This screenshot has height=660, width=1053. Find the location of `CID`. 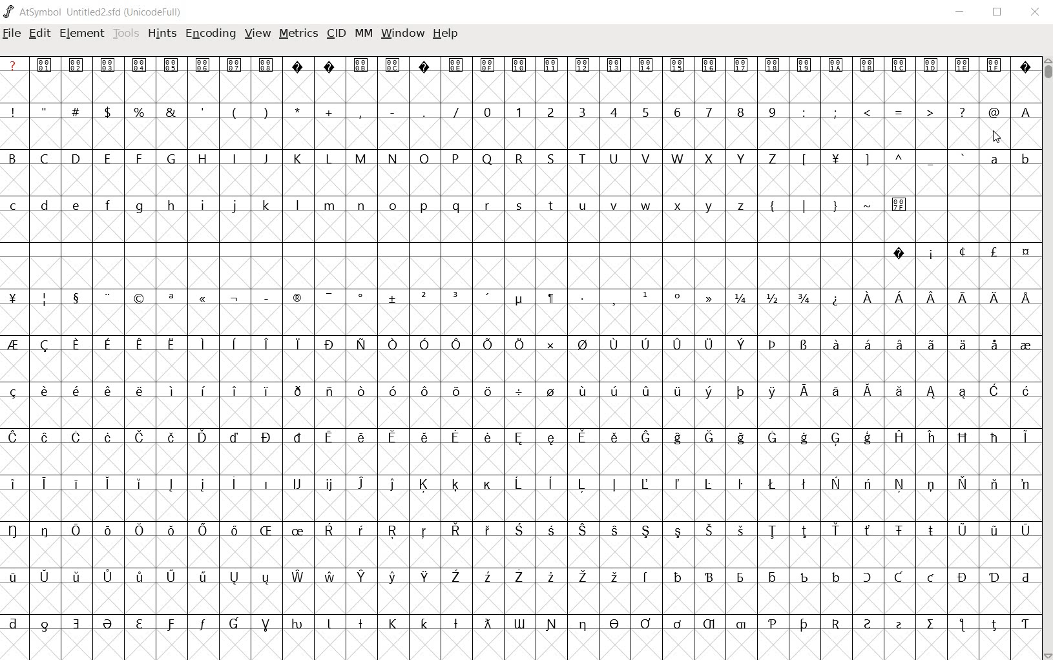

CID is located at coordinates (334, 33).